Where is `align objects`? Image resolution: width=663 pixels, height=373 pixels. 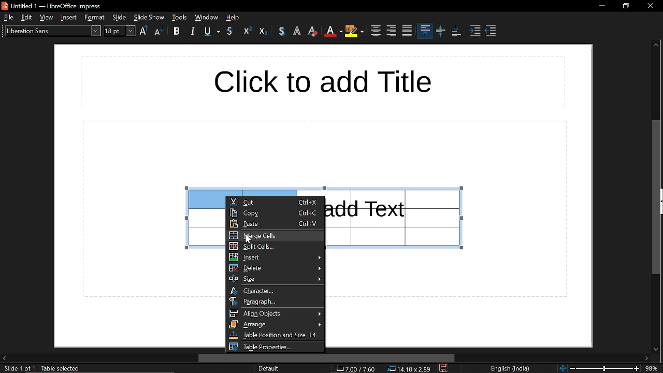 align objects is located at coordinates (276, 314).